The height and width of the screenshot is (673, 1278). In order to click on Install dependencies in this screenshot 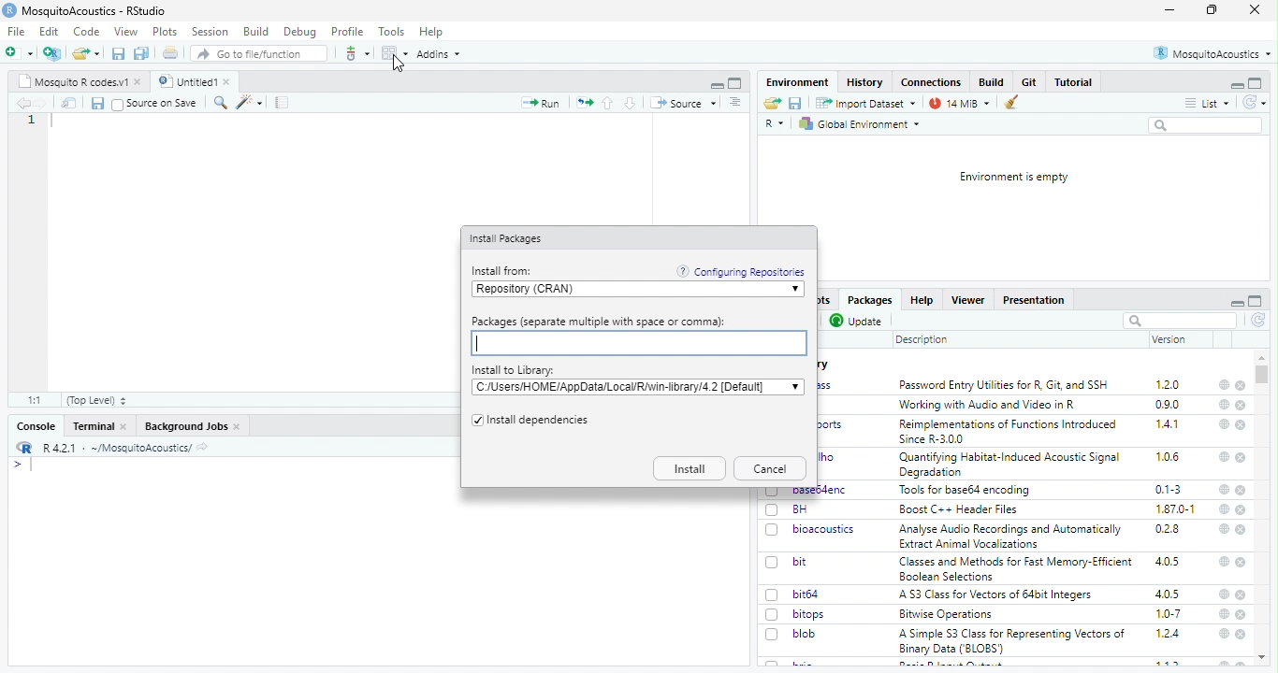, I will do `click(540, 422)`.